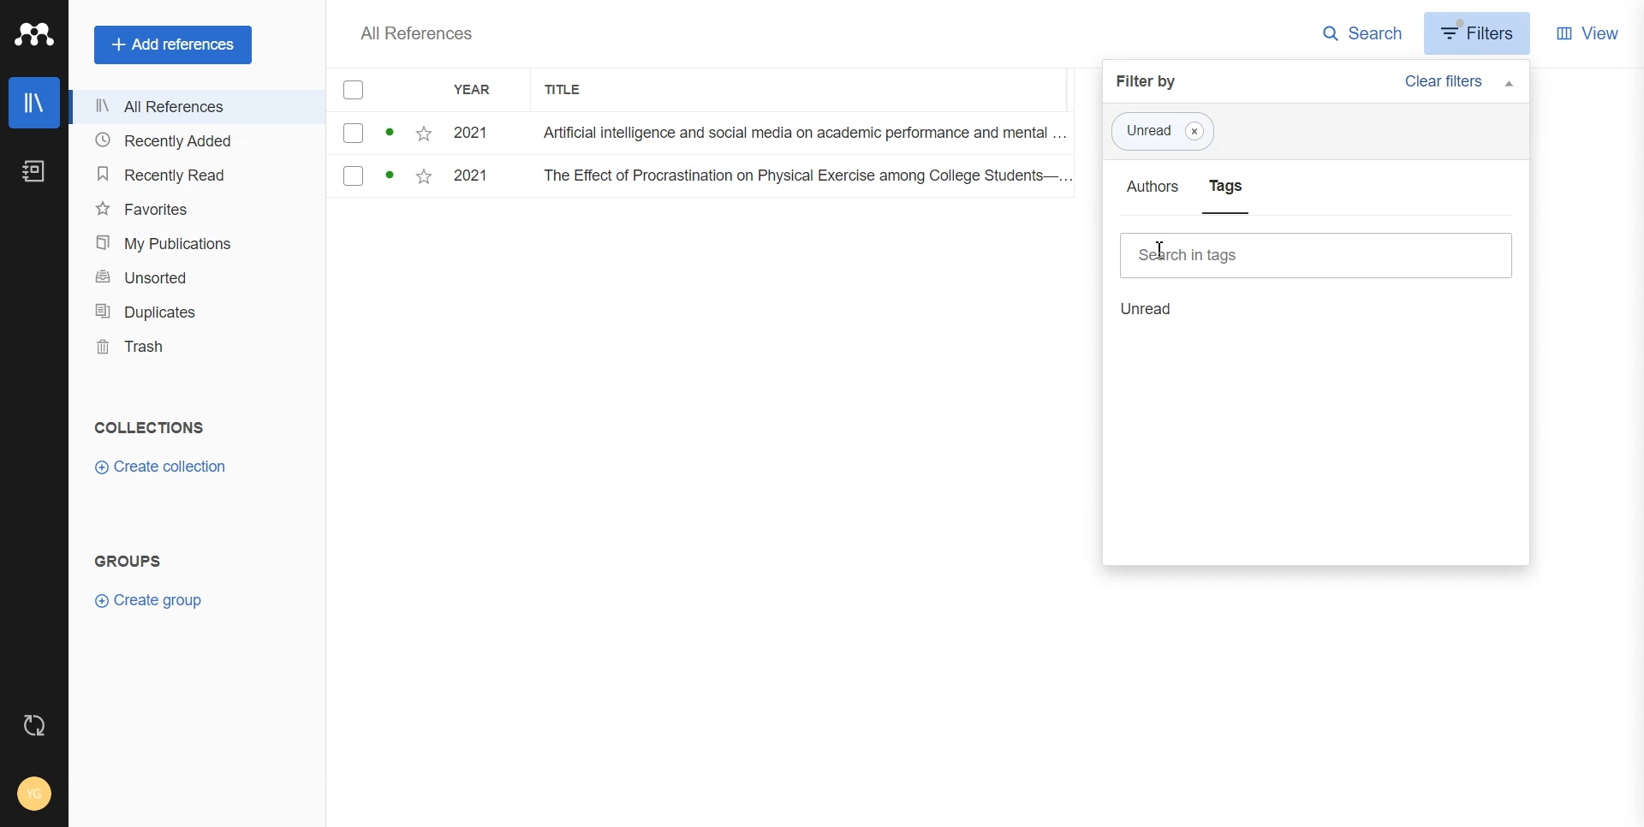 The width and height of the screenshot is (1644, 827). I want to click on Checkmarks, so click(354, 91).